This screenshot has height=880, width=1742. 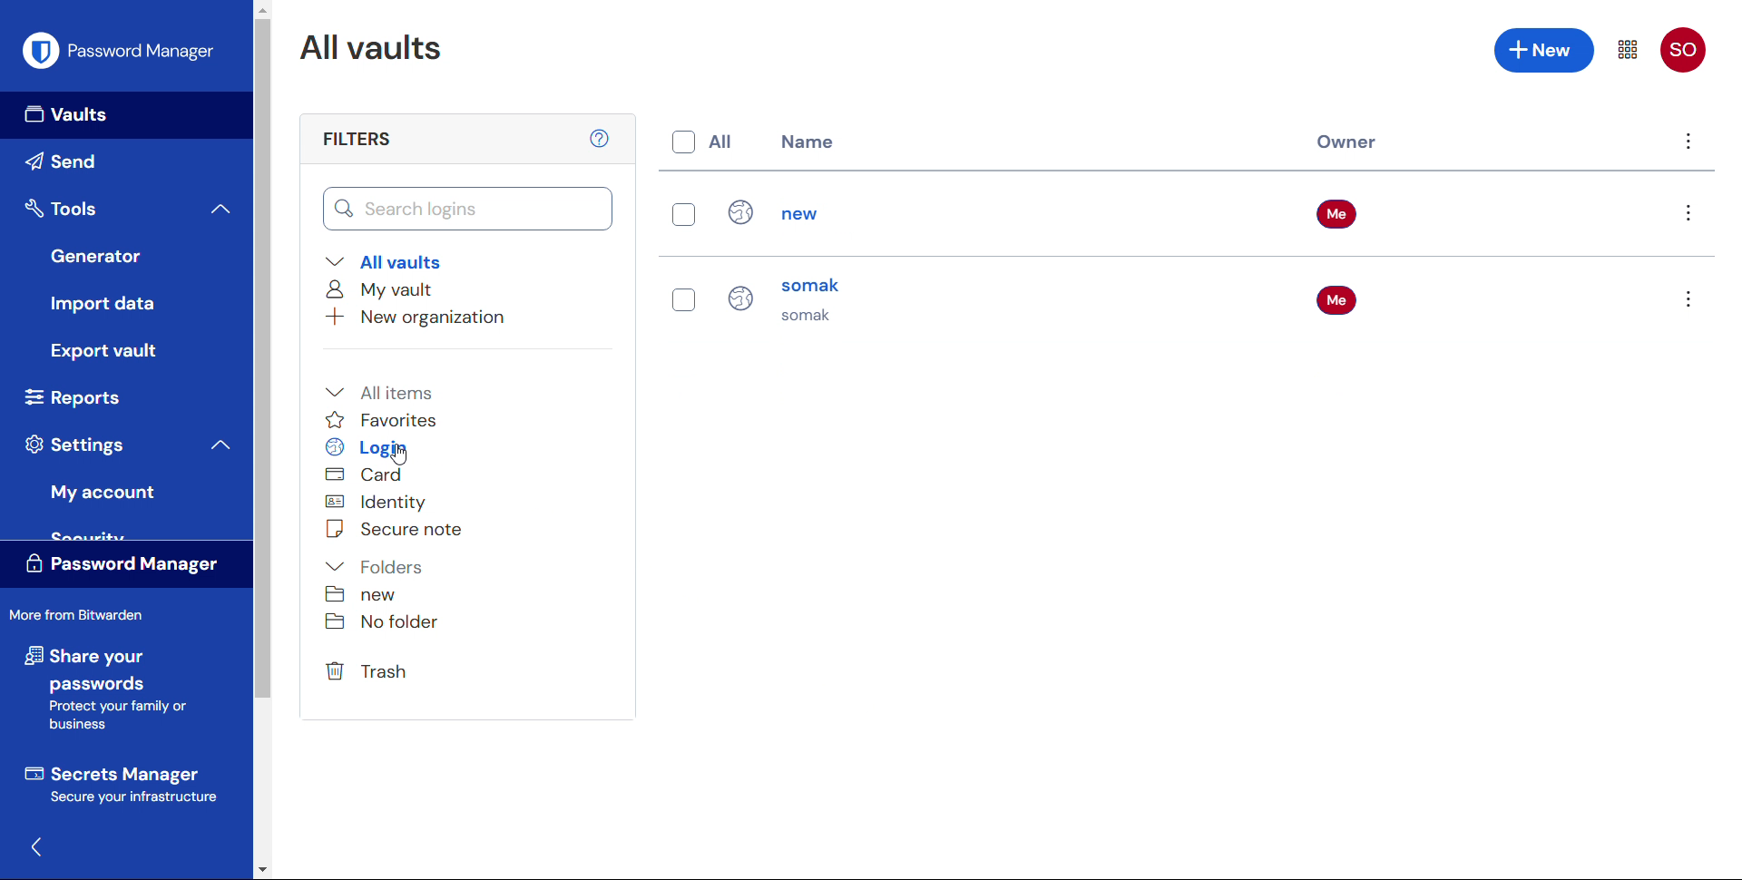 What do you see at coordinates (125, 566) in the screenshot?
I see `Password manager ` at bounding box center [125, 566].